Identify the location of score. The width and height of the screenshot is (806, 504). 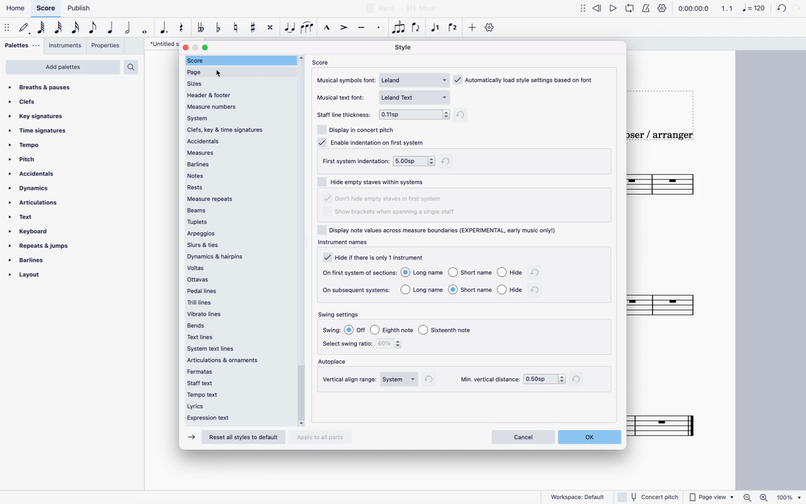
(671, 304).